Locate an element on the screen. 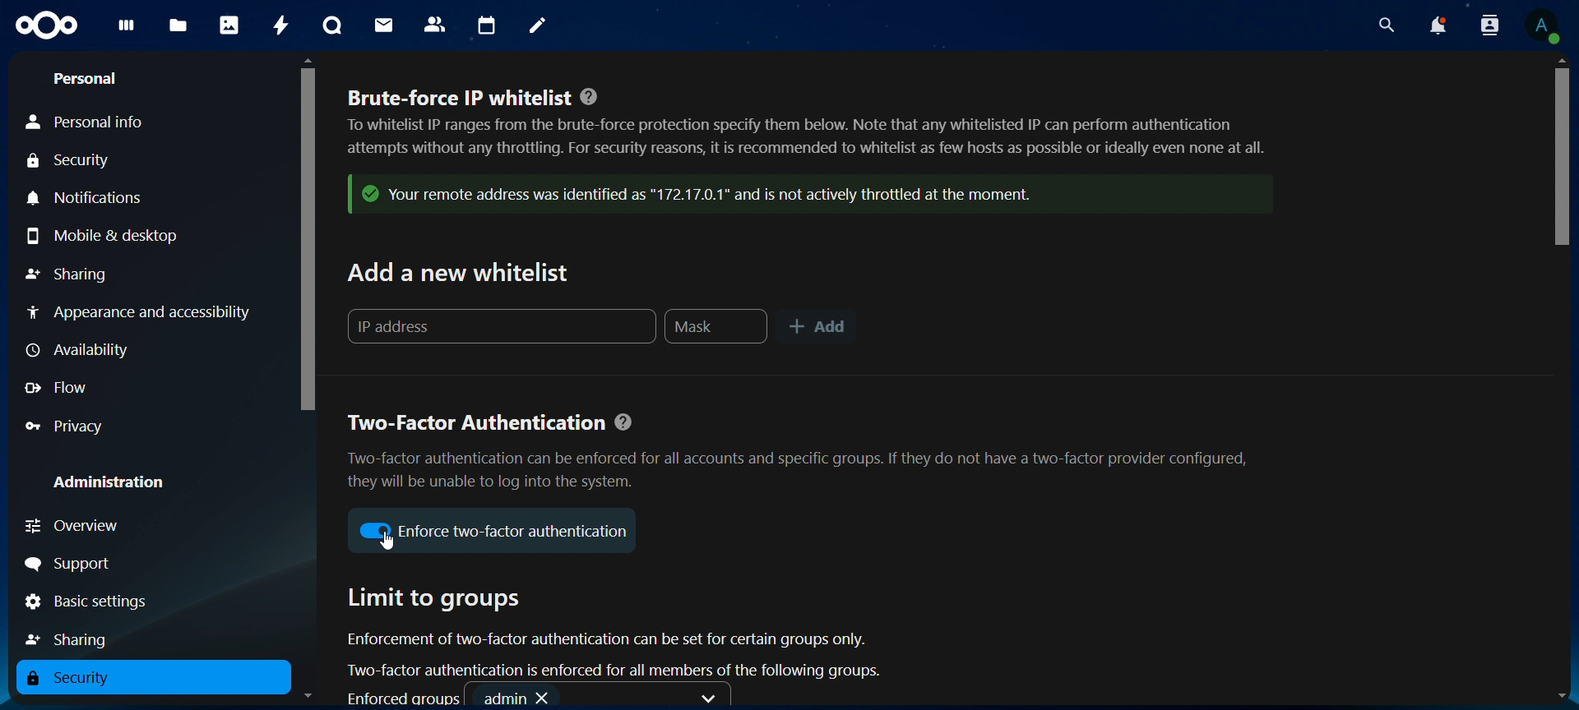  haring is located at coordinates (72, 639).